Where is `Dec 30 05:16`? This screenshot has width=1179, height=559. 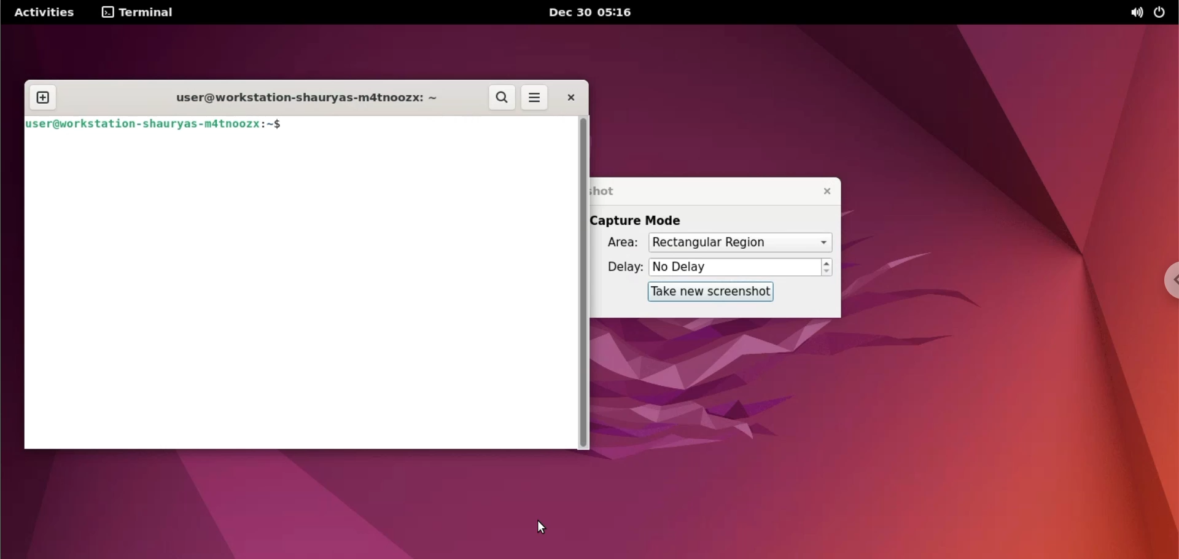 Dec 30 05:16 is located at coordinates (596, 12).